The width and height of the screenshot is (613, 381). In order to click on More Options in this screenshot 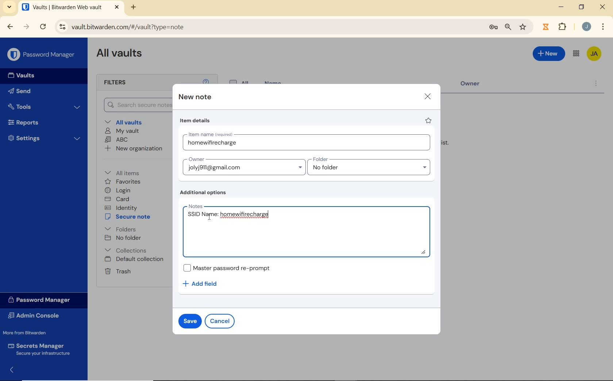, I will do `click(603, 26)`.